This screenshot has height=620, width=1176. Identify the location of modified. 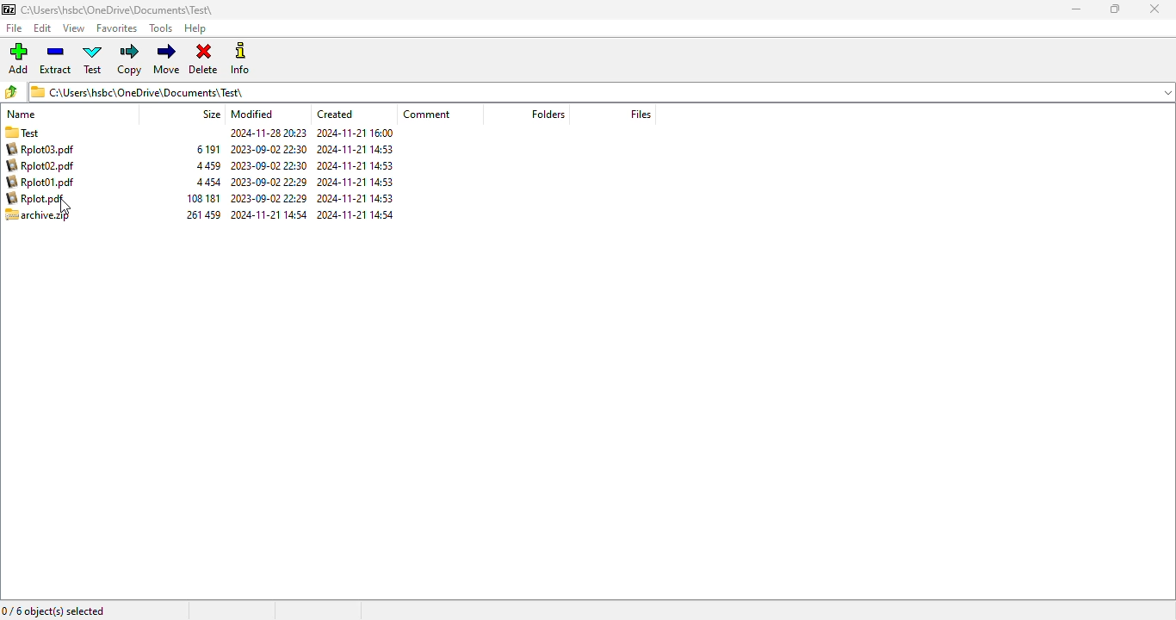
(252, 114).